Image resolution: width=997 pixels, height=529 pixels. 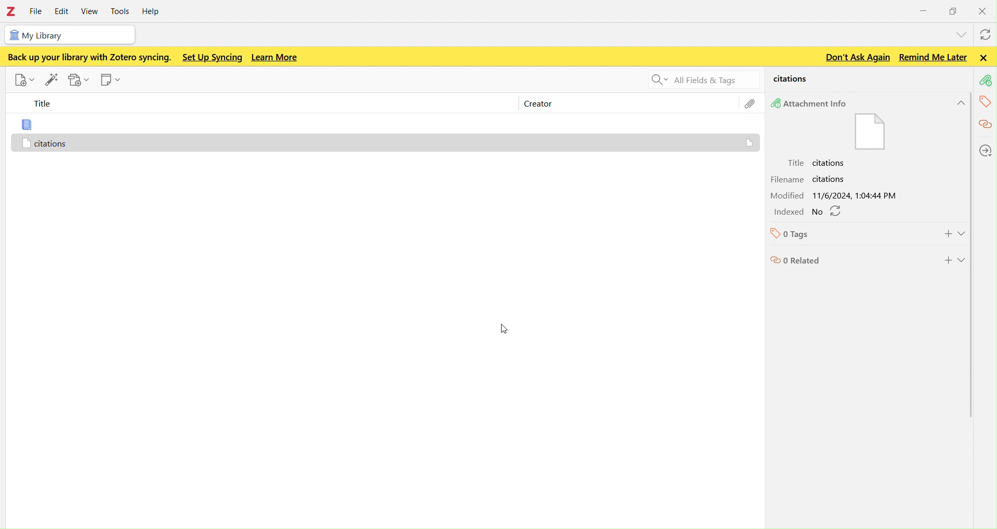 What do you see at coordinates (983, 58) in the screenshot?
I see `Close` at bounding box center [983, 58].